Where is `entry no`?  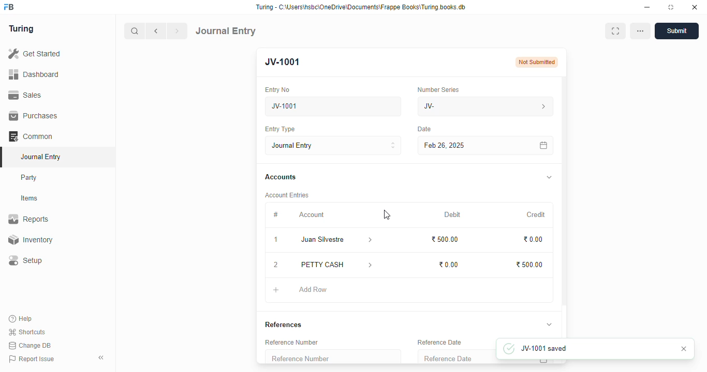 entry no is located at coordinates (278, 90).